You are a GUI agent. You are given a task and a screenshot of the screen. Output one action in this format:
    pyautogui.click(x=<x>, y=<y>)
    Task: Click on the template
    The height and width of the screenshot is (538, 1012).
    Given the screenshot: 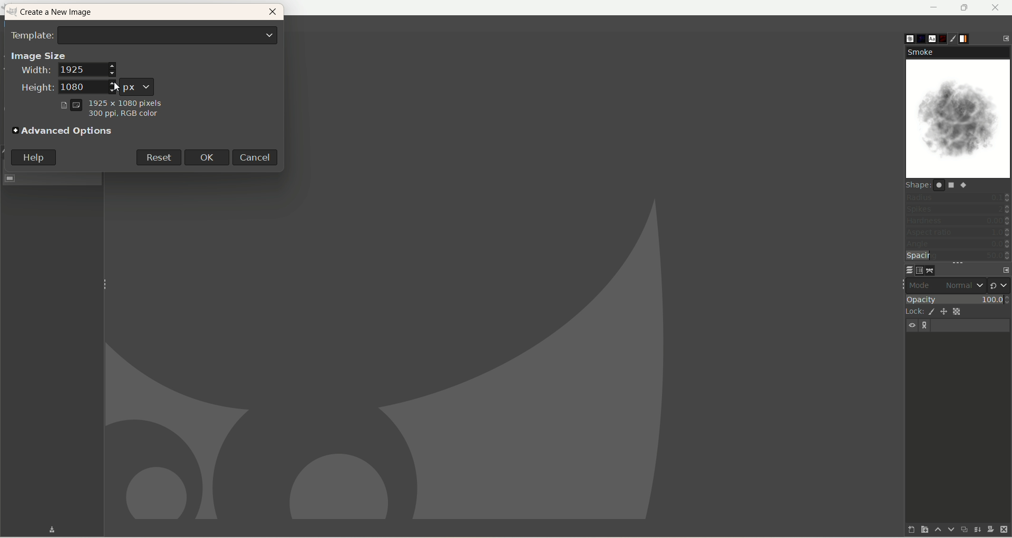 What is the action you would take?
    pyautogui.click(x=145, y=34)
    